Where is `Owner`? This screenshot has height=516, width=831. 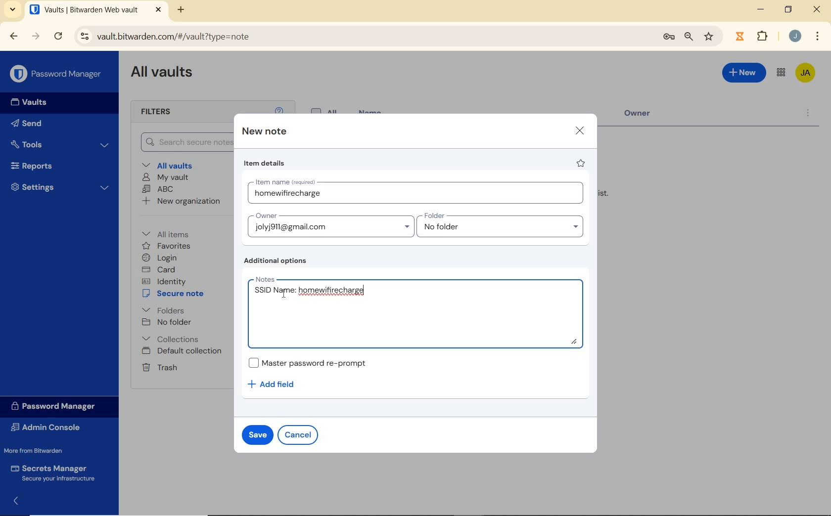 Owner is located at coordinates (646, 116).